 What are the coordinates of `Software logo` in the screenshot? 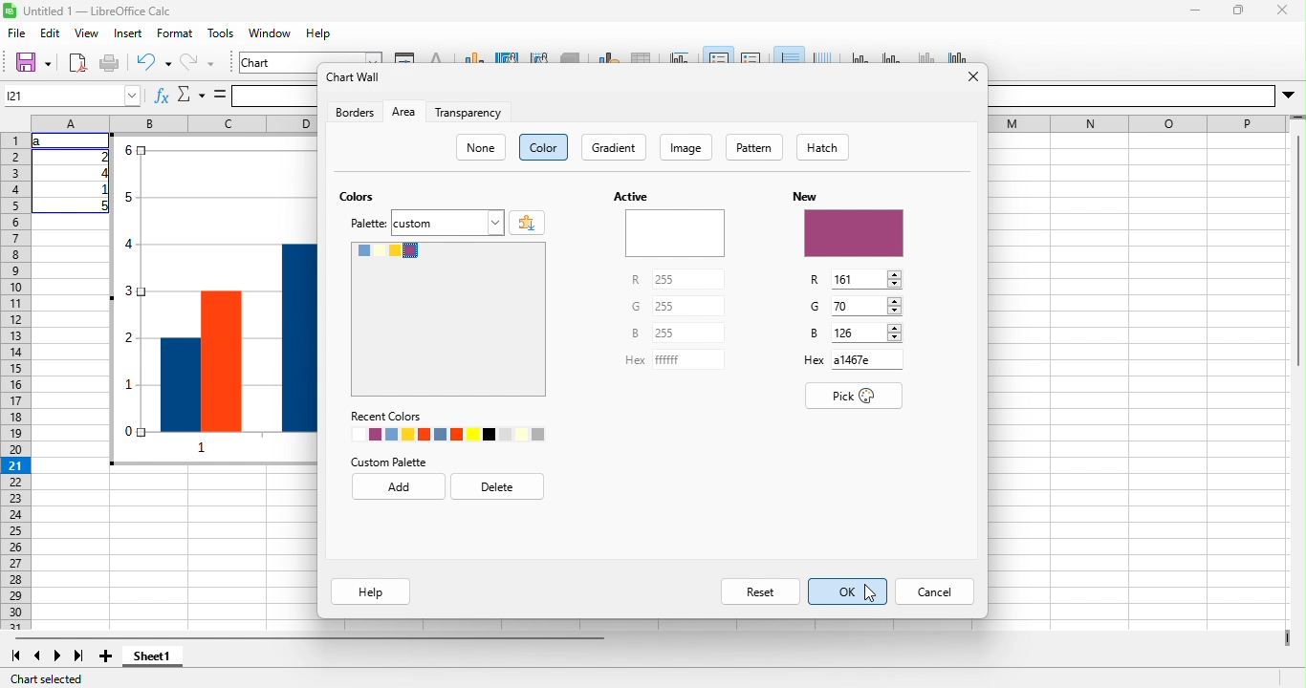 It's located at (10, 11).